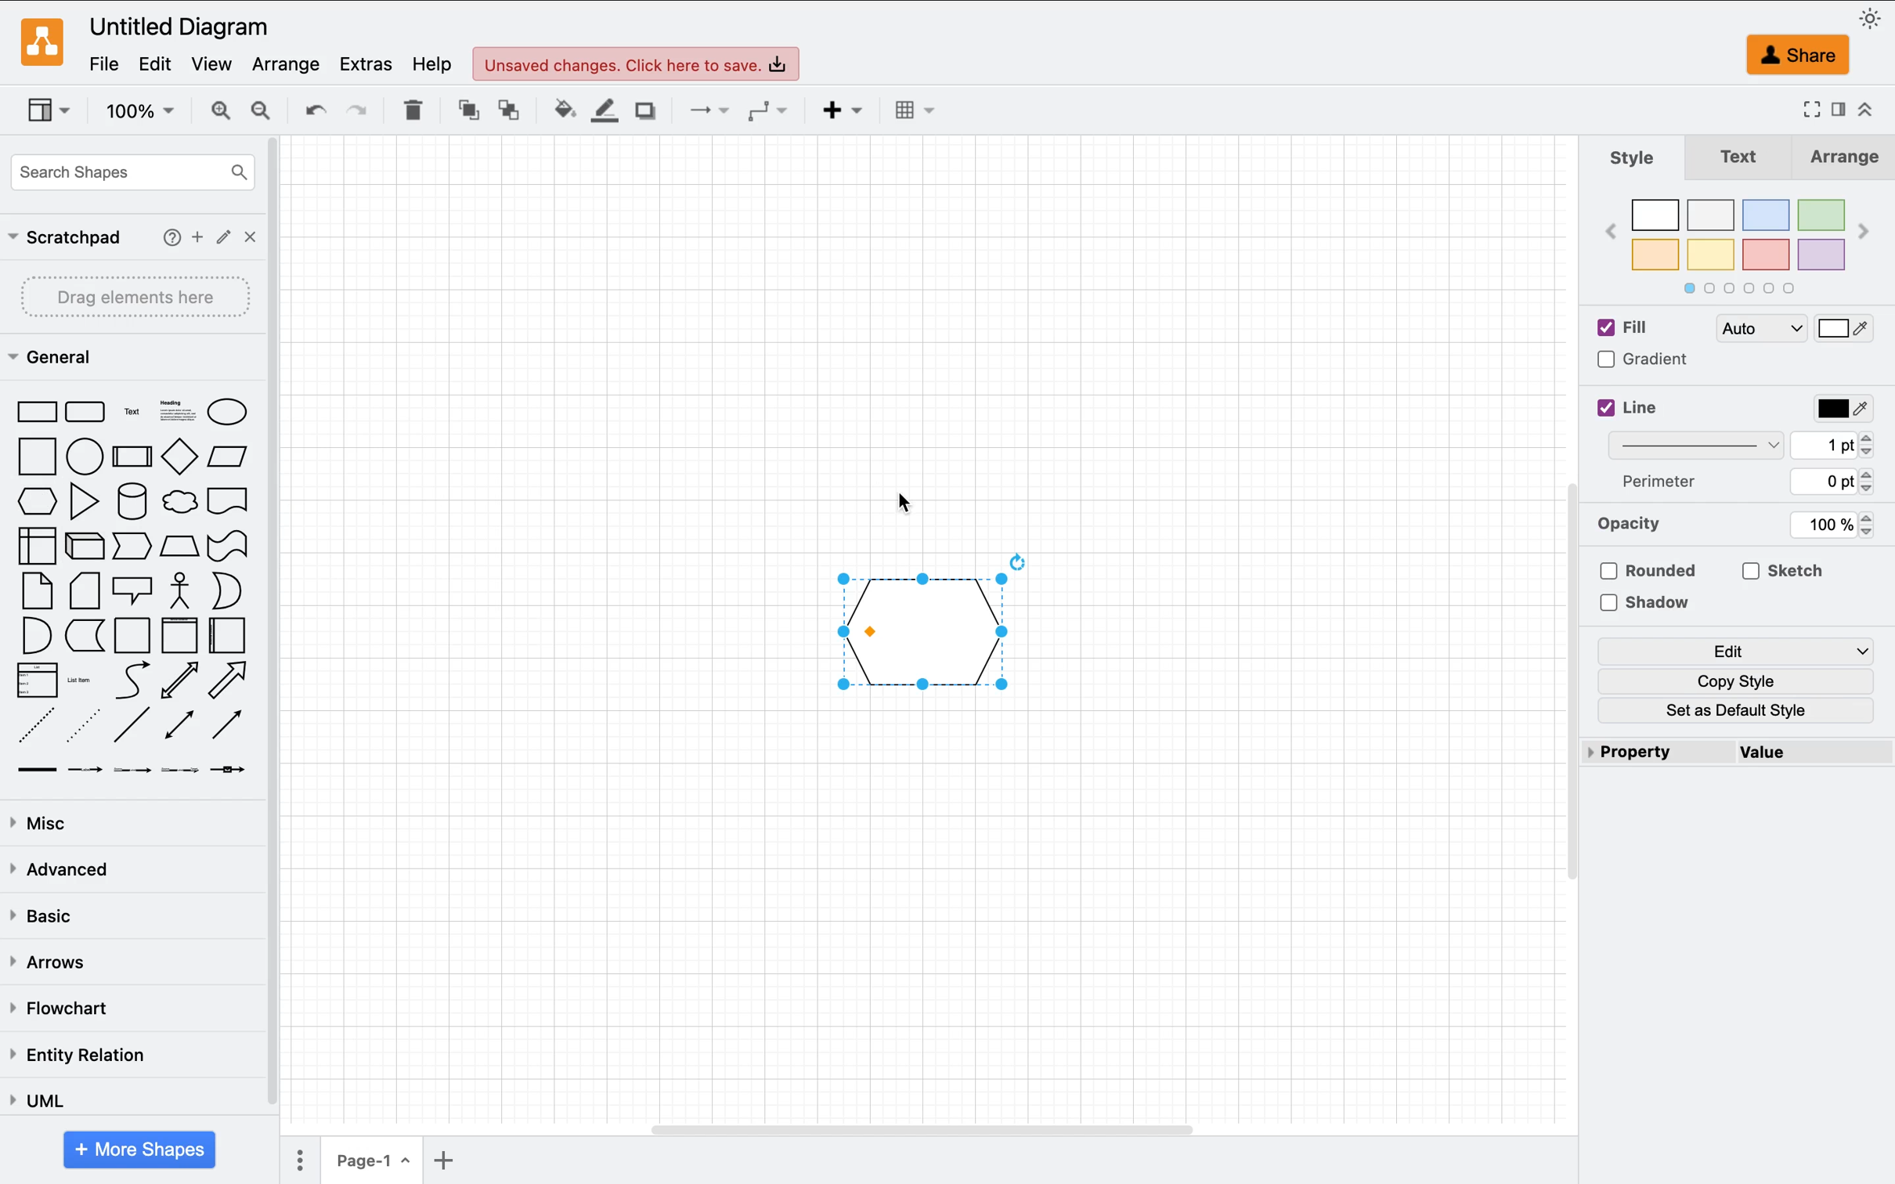  I want to click on Black Color dropper, so click(1839, 408).